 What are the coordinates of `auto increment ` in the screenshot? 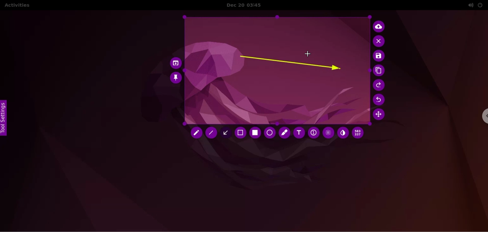 It's located at (313, 133).